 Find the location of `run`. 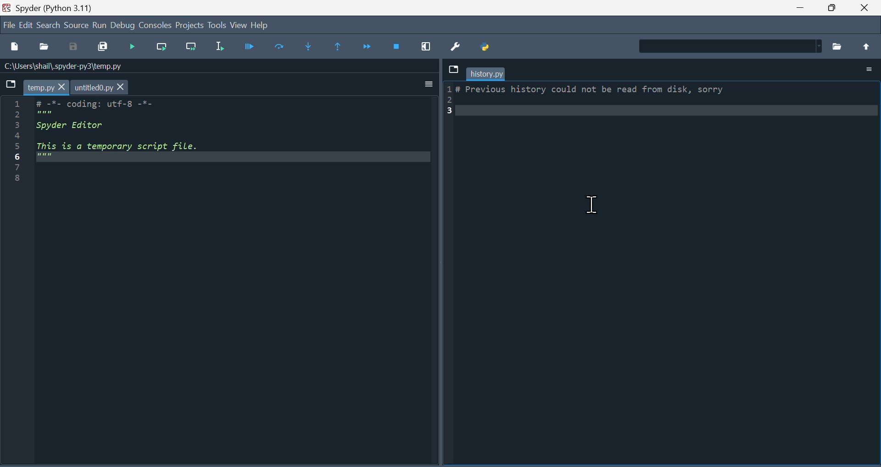

run is located at coordinates (99, 24).